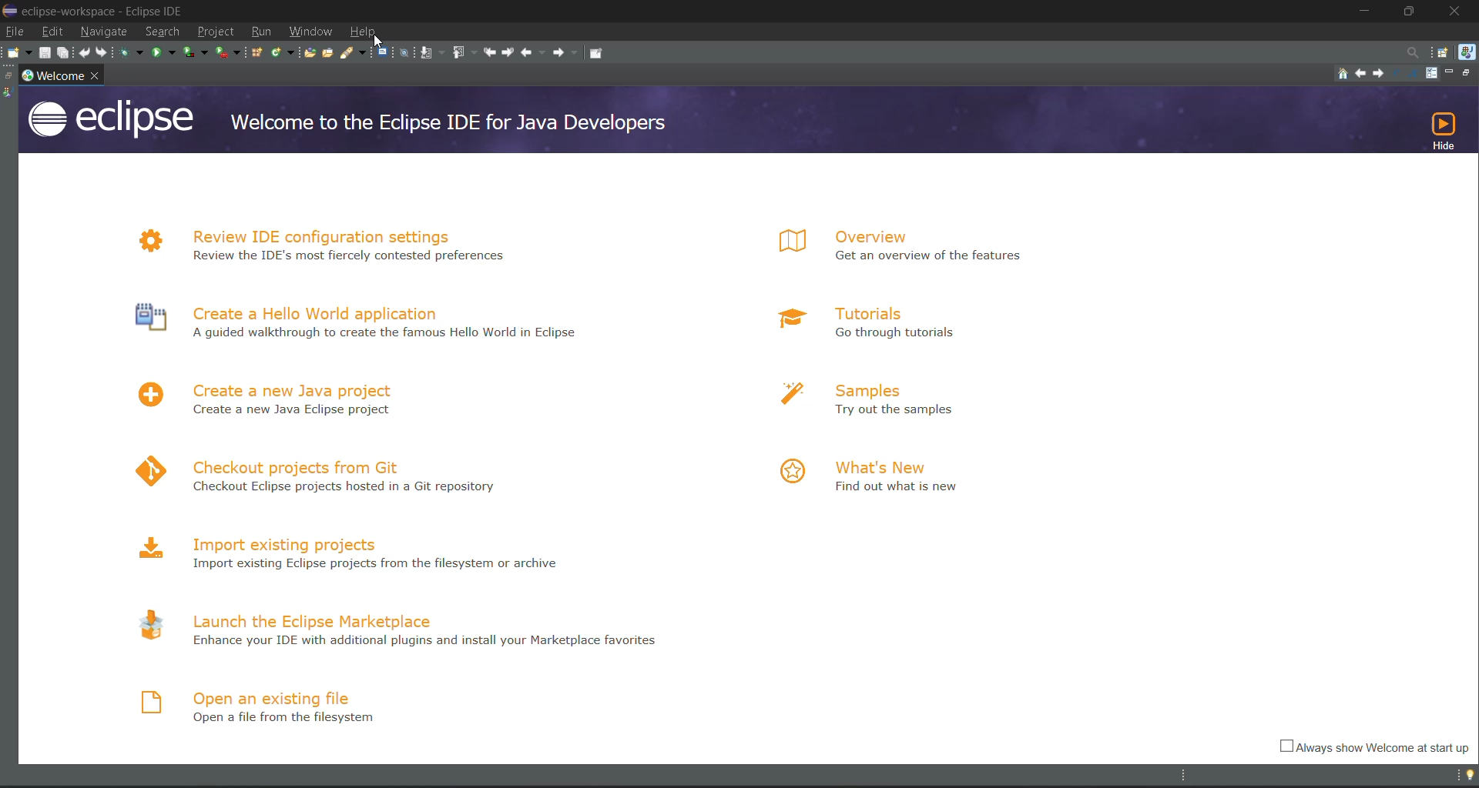 Image resolution: width=1479 pixels, height=788 pixels. What do you see at coordinates (109, 119) in the screenshot?
I see `eclipse` at bounding box center [109, 119].